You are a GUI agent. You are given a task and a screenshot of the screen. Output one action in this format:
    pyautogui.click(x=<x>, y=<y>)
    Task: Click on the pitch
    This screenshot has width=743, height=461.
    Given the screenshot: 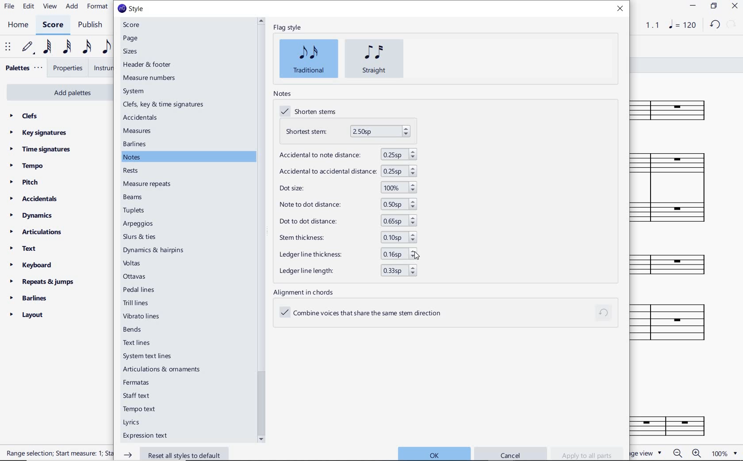 What is the action you would take?
    pyautogui.click(x=24, y=183)
    